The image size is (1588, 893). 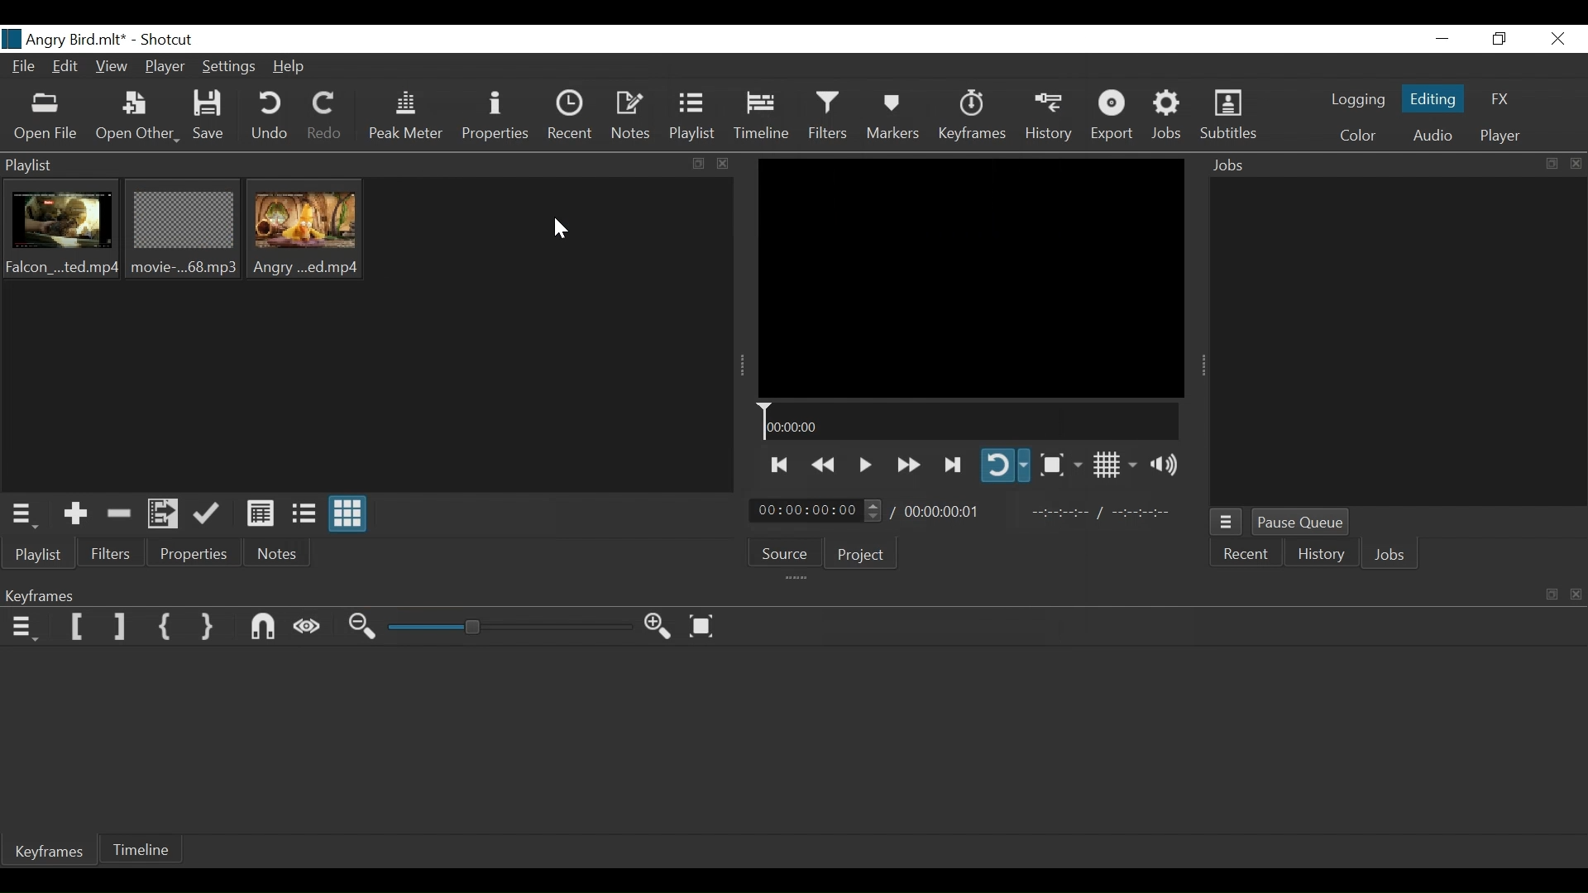 I want to click on Zoom Keyframe out, so click(x=366, y=629).